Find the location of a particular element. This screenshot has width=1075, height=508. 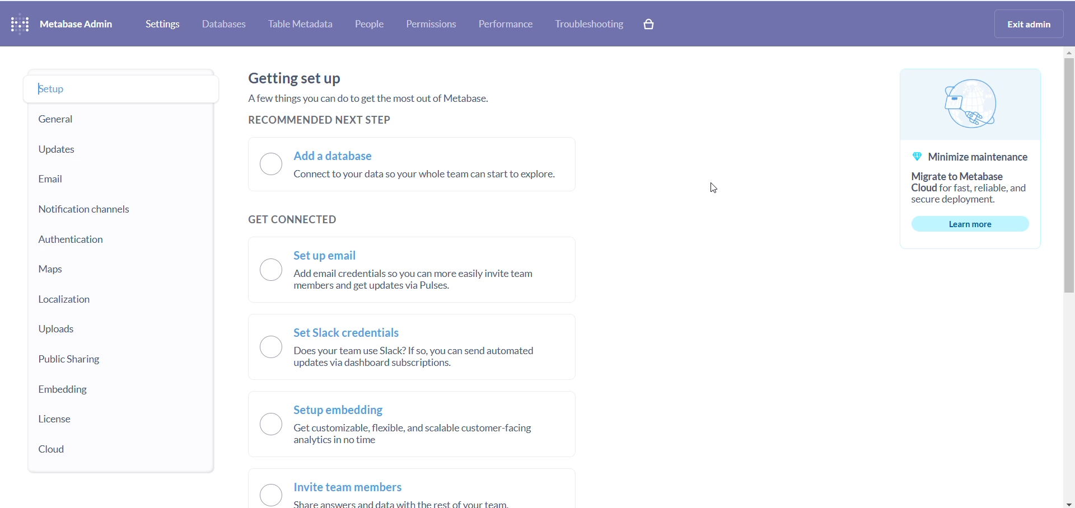

setup embedding radio button is located at coordinates (264, 427).